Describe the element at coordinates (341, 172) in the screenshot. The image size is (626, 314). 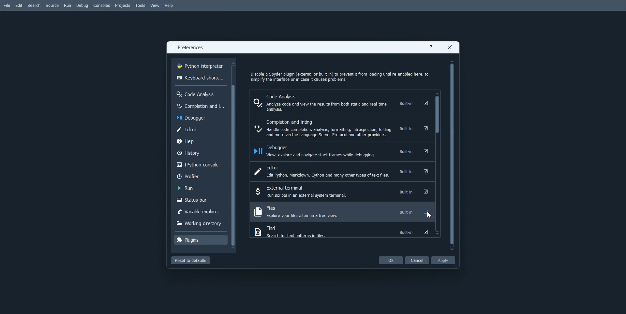
I see `Editor` at that location.